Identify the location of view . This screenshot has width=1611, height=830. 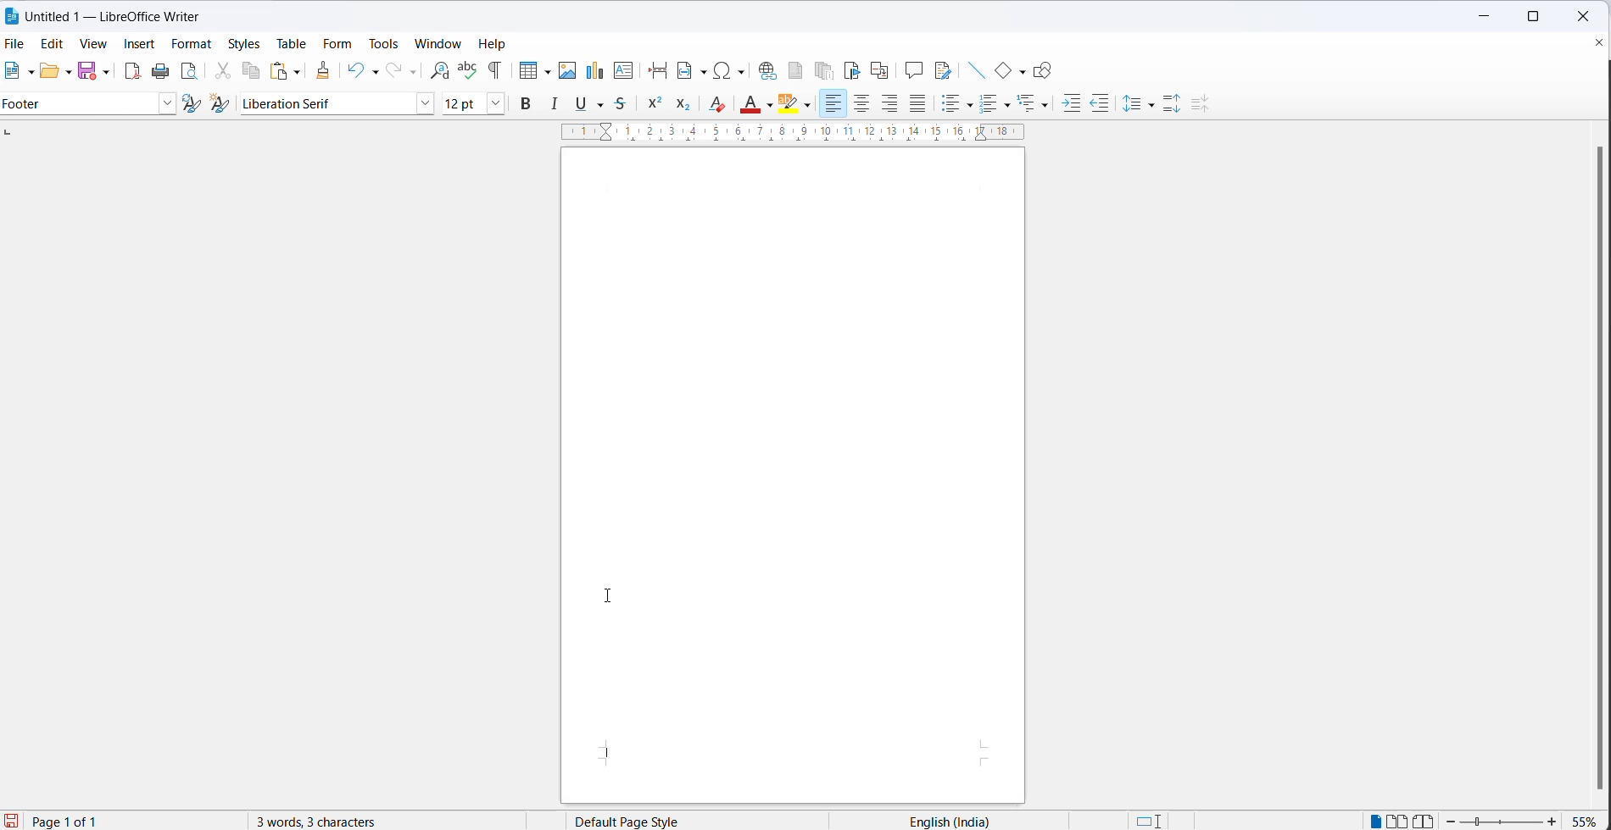
(95, 44).